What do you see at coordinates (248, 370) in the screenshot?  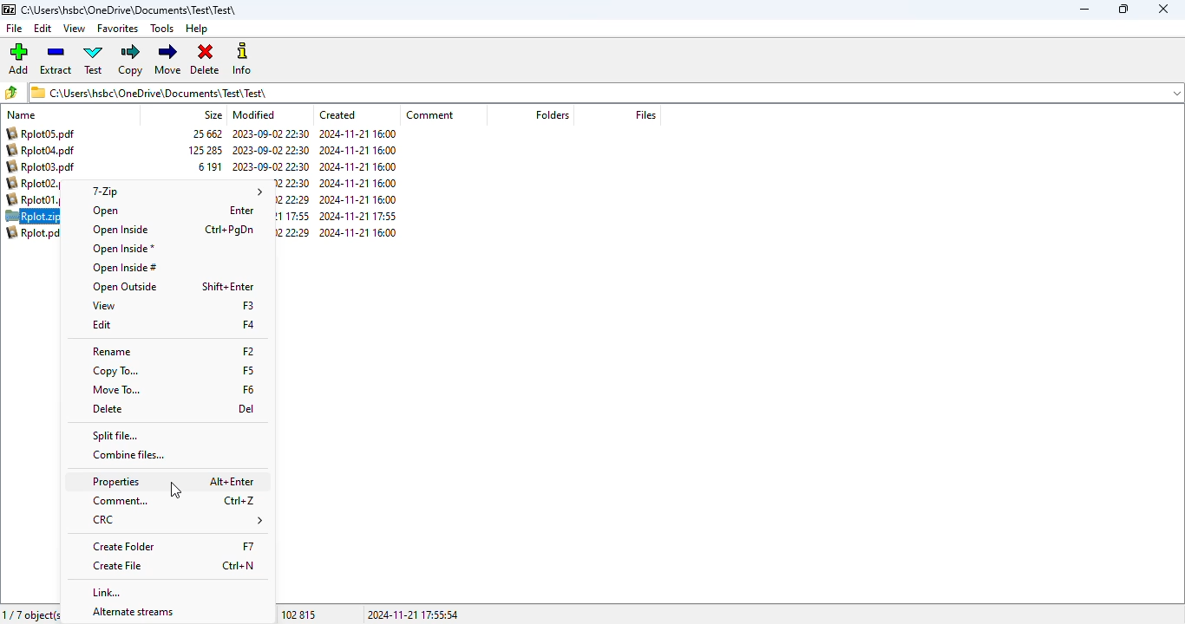 I see `F5` at bounding box center [248, 370].